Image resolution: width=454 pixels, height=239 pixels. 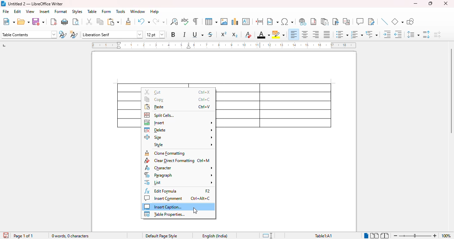 I want to click on styles, so click(x=77, y=12).